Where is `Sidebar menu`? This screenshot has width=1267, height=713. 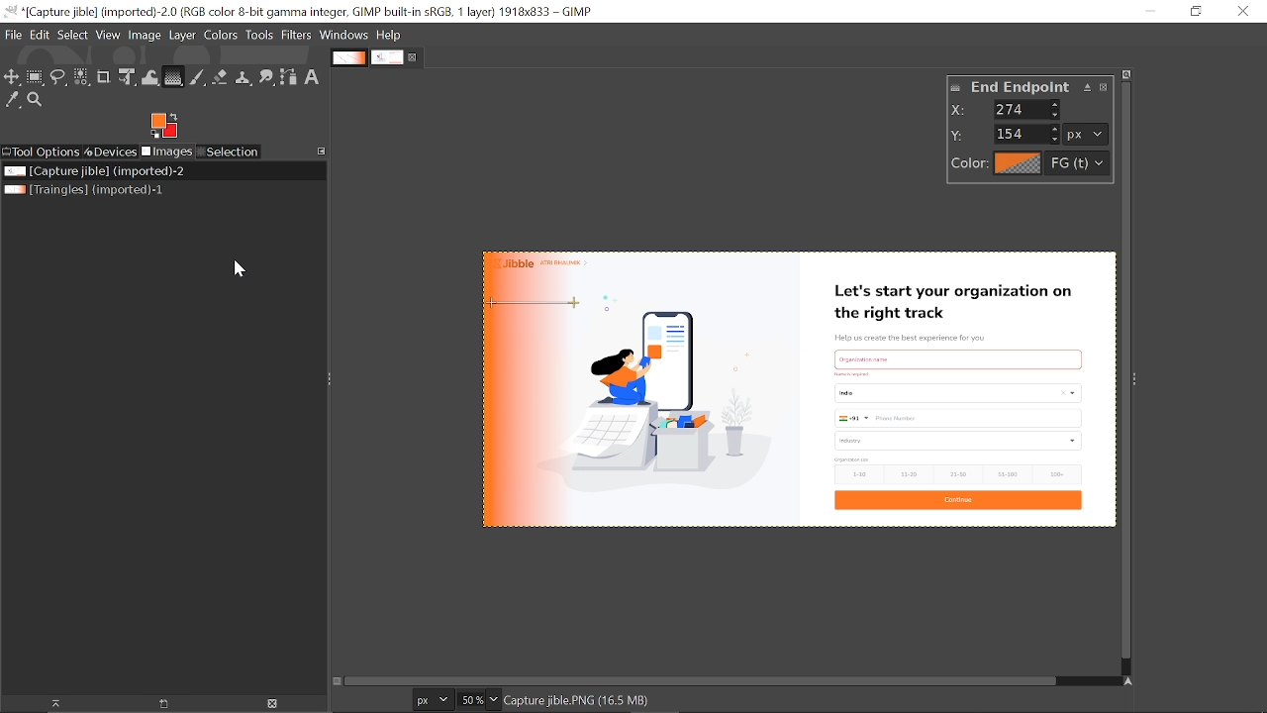 Sidebar menu is located at coordinates (1140, 375).